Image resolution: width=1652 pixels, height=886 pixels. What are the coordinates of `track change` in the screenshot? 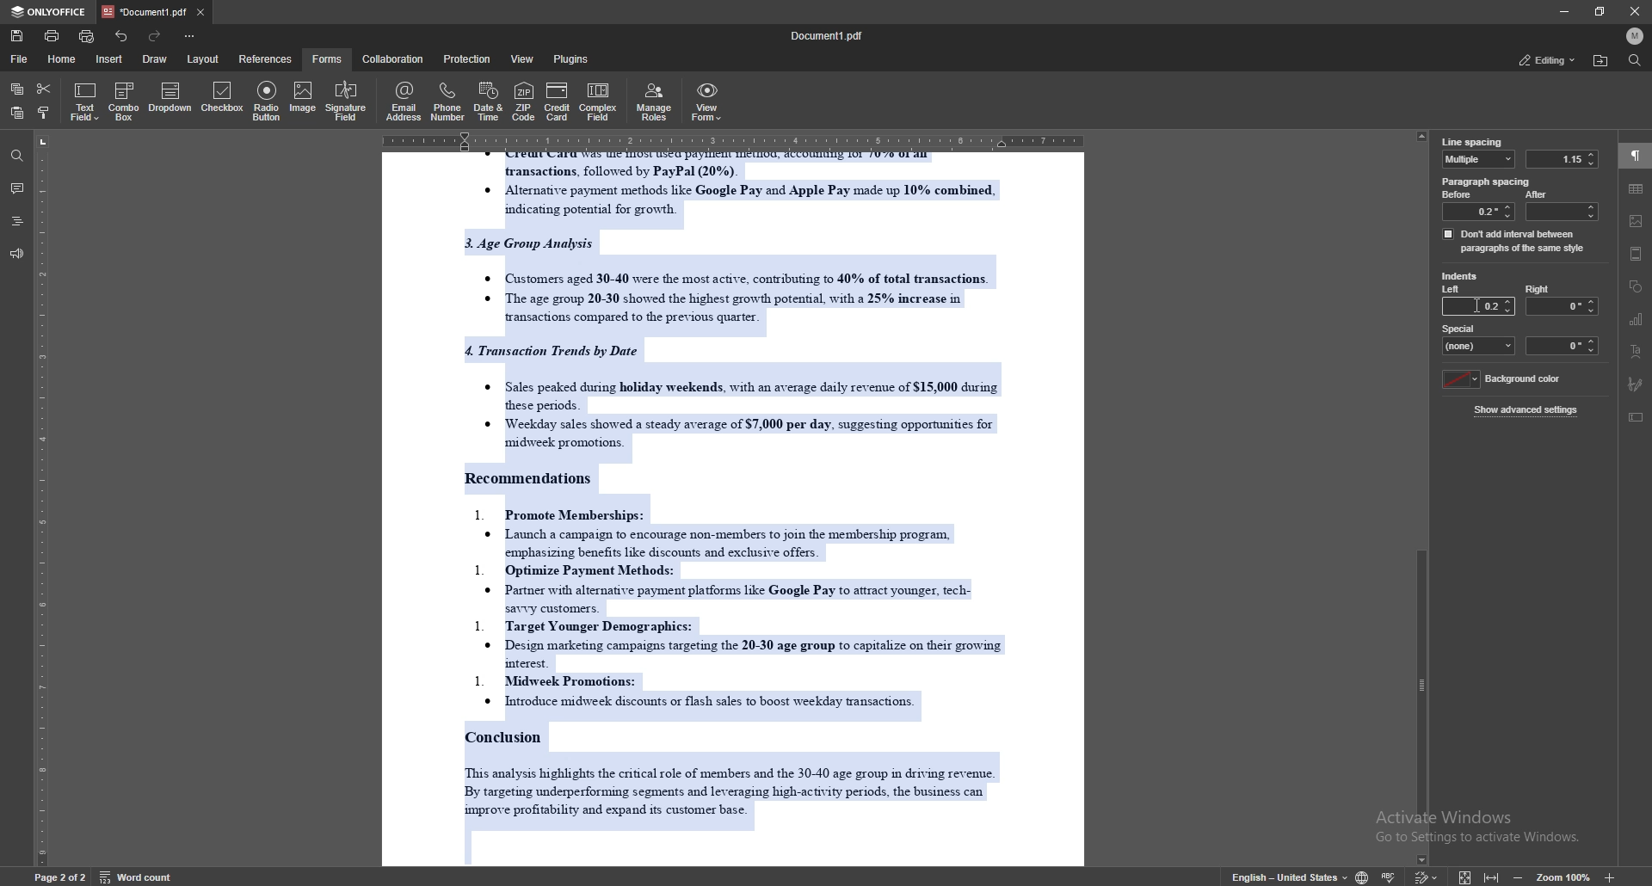 It's located at (1427, 875).